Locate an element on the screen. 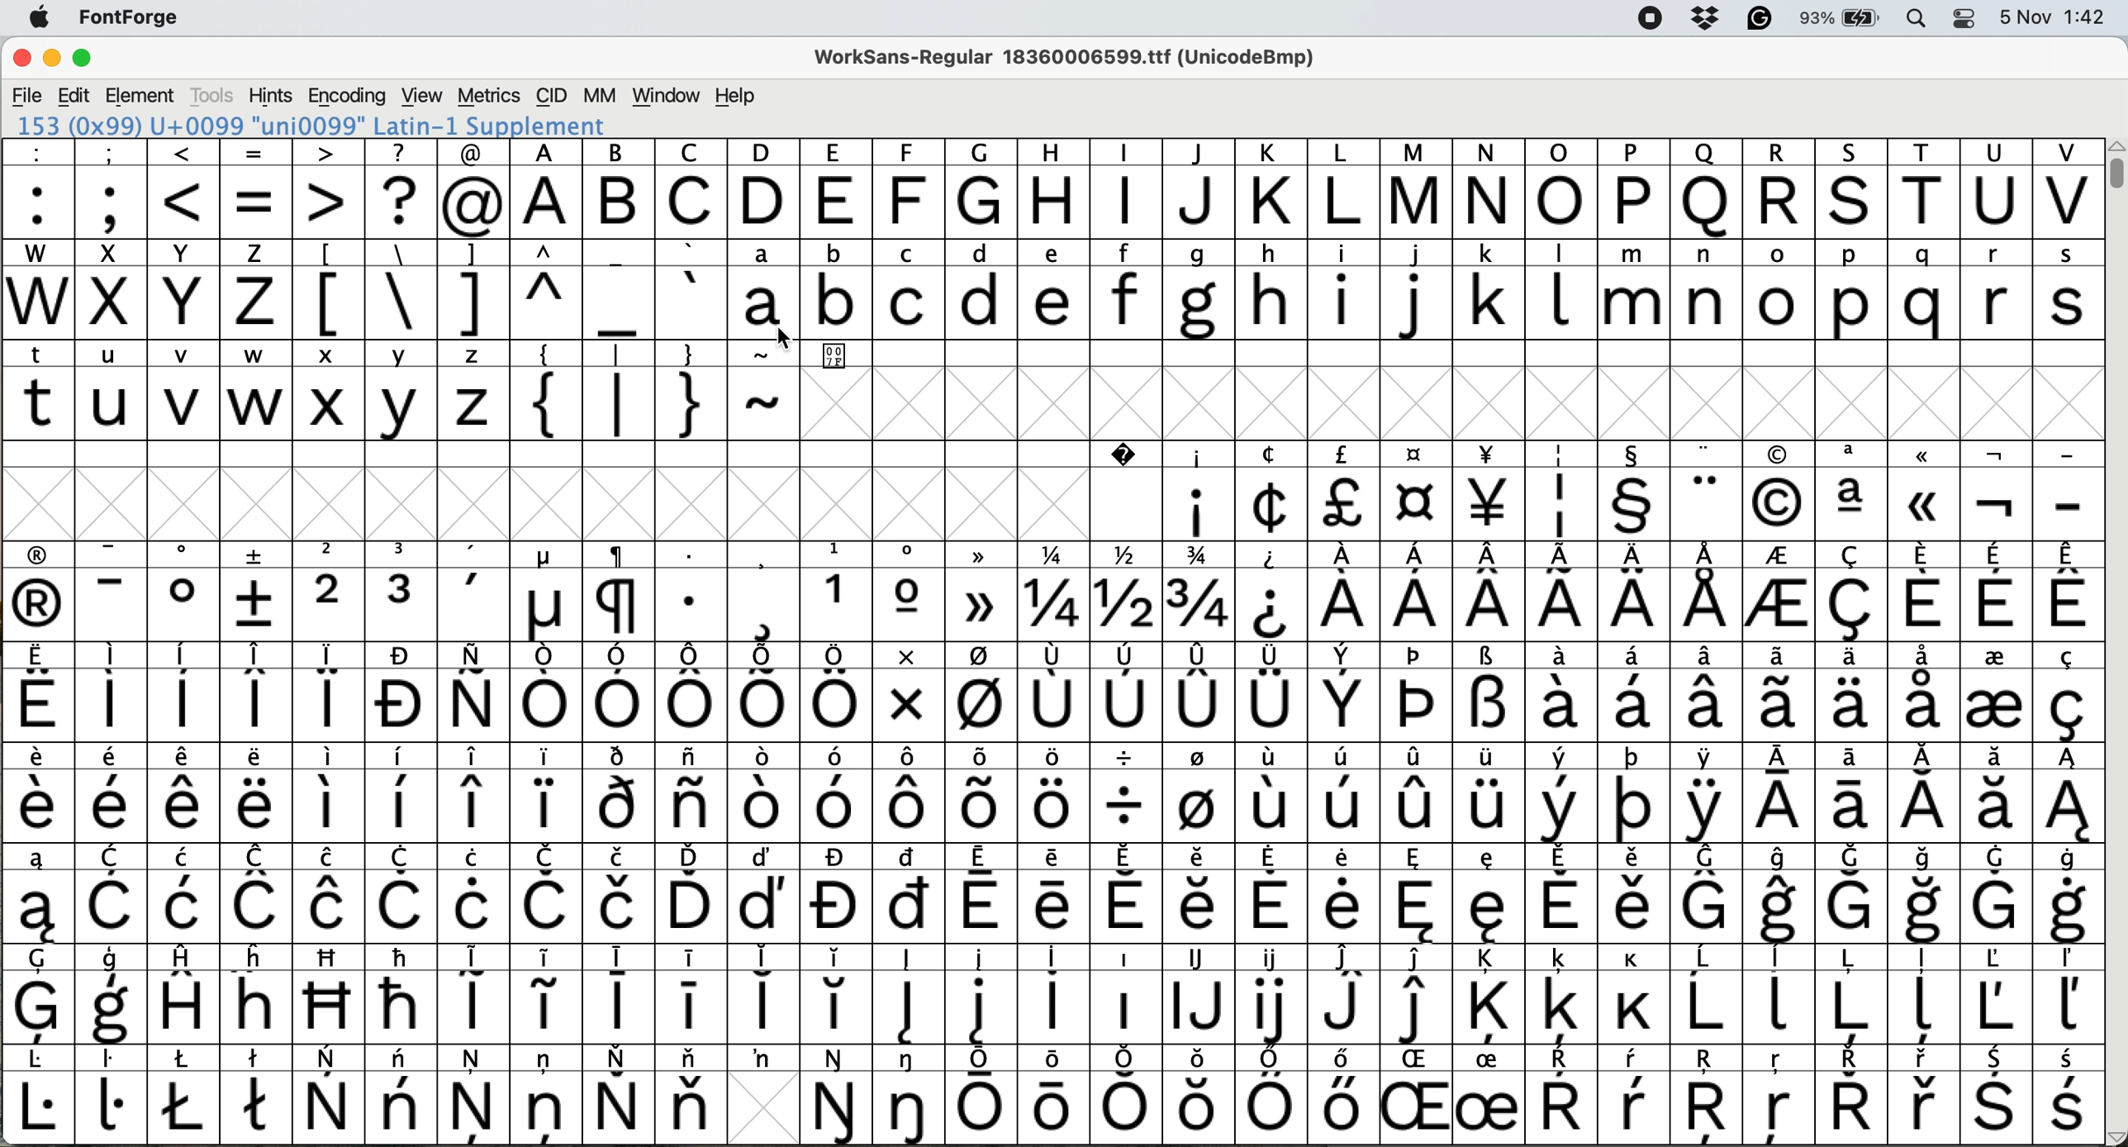  symbol is located at coordinates (1492, 491).